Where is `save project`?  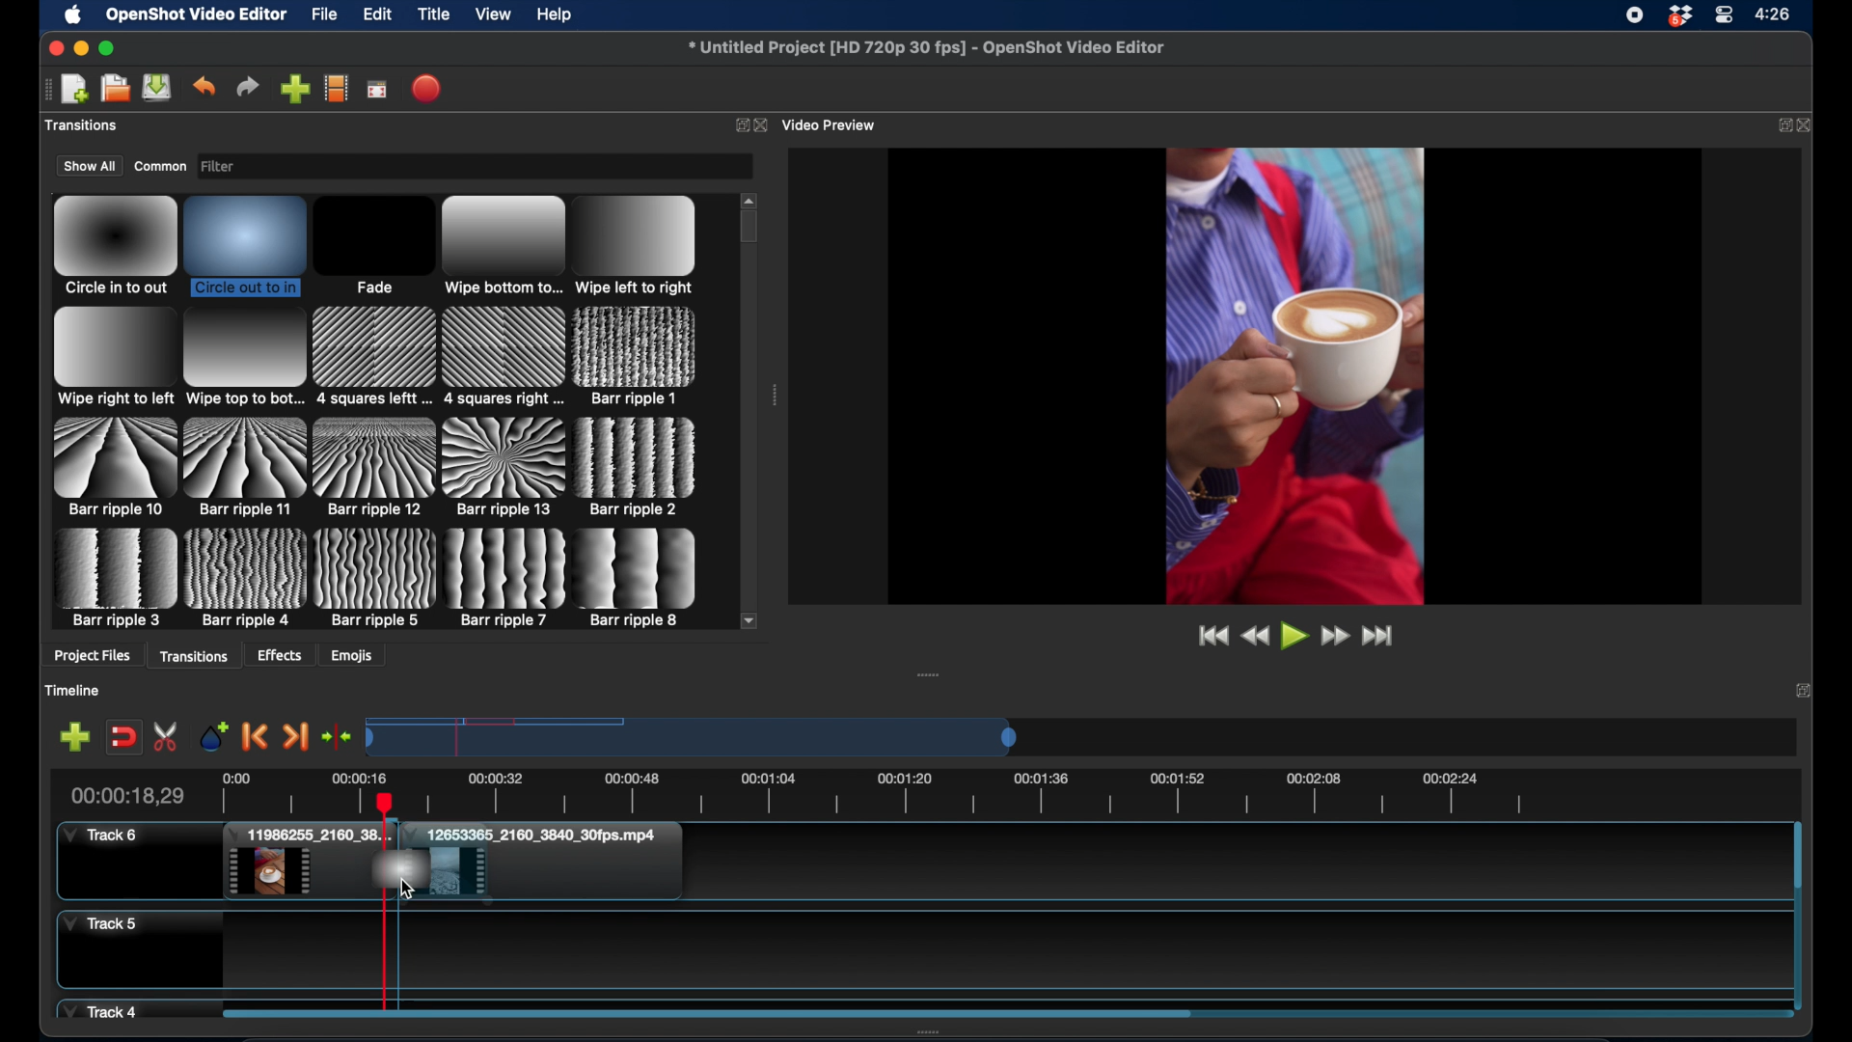 save project is located at coordinates (158, 88).